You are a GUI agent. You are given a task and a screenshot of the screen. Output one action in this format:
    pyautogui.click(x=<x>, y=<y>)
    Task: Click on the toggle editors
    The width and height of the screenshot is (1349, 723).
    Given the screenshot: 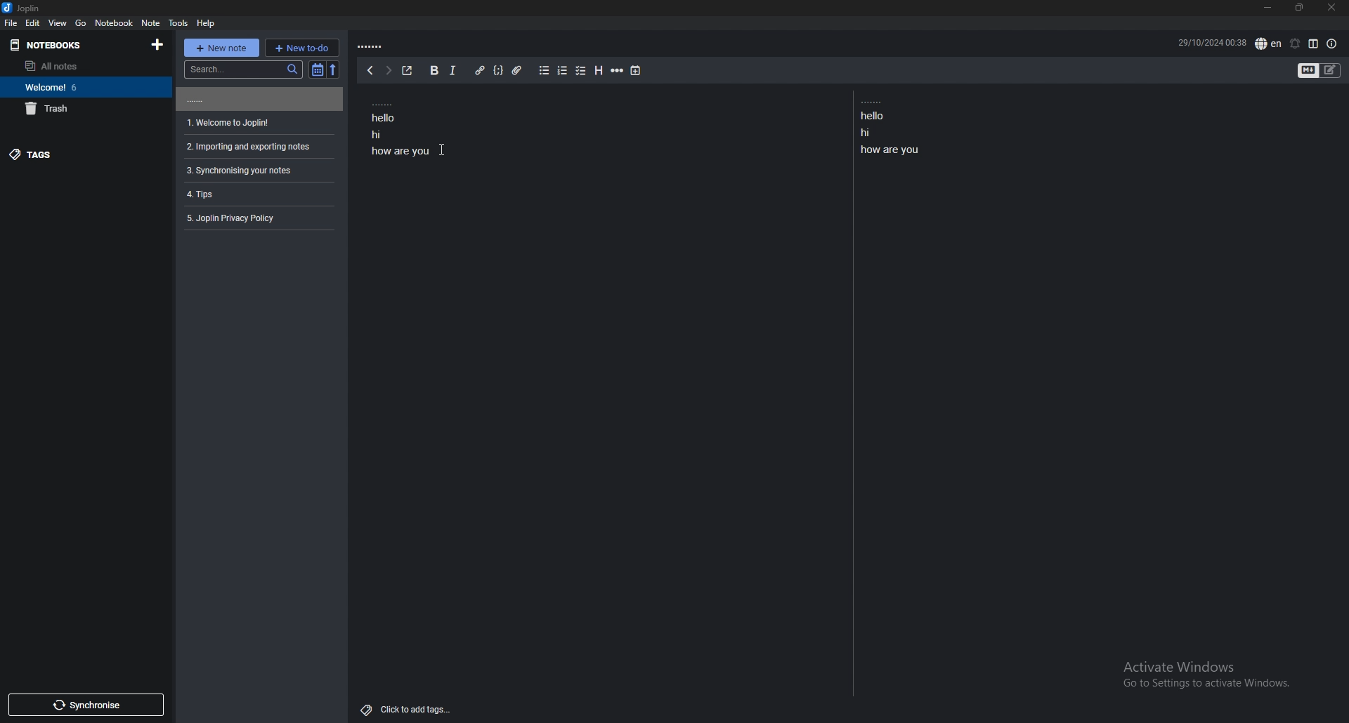 What is the action you would take?
    pyautogui.click(x=1330, y=70)
    